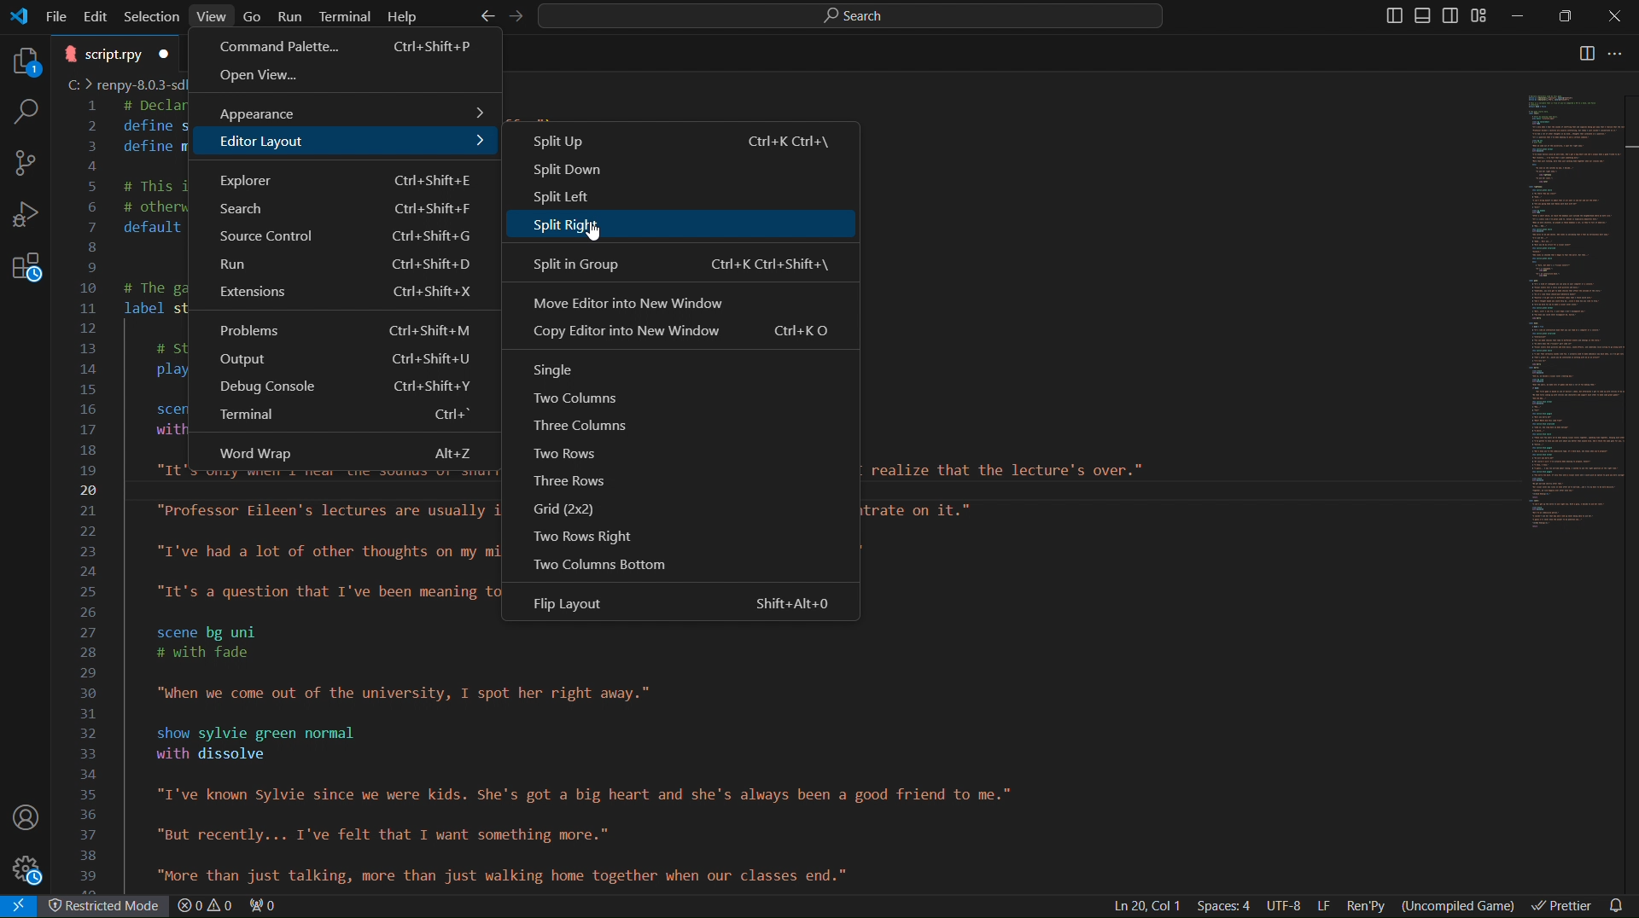 The image size is (1639, 918). Describe the element at coordinates (26, 219) in the screenshot. I see `Run and Debug` at that location.